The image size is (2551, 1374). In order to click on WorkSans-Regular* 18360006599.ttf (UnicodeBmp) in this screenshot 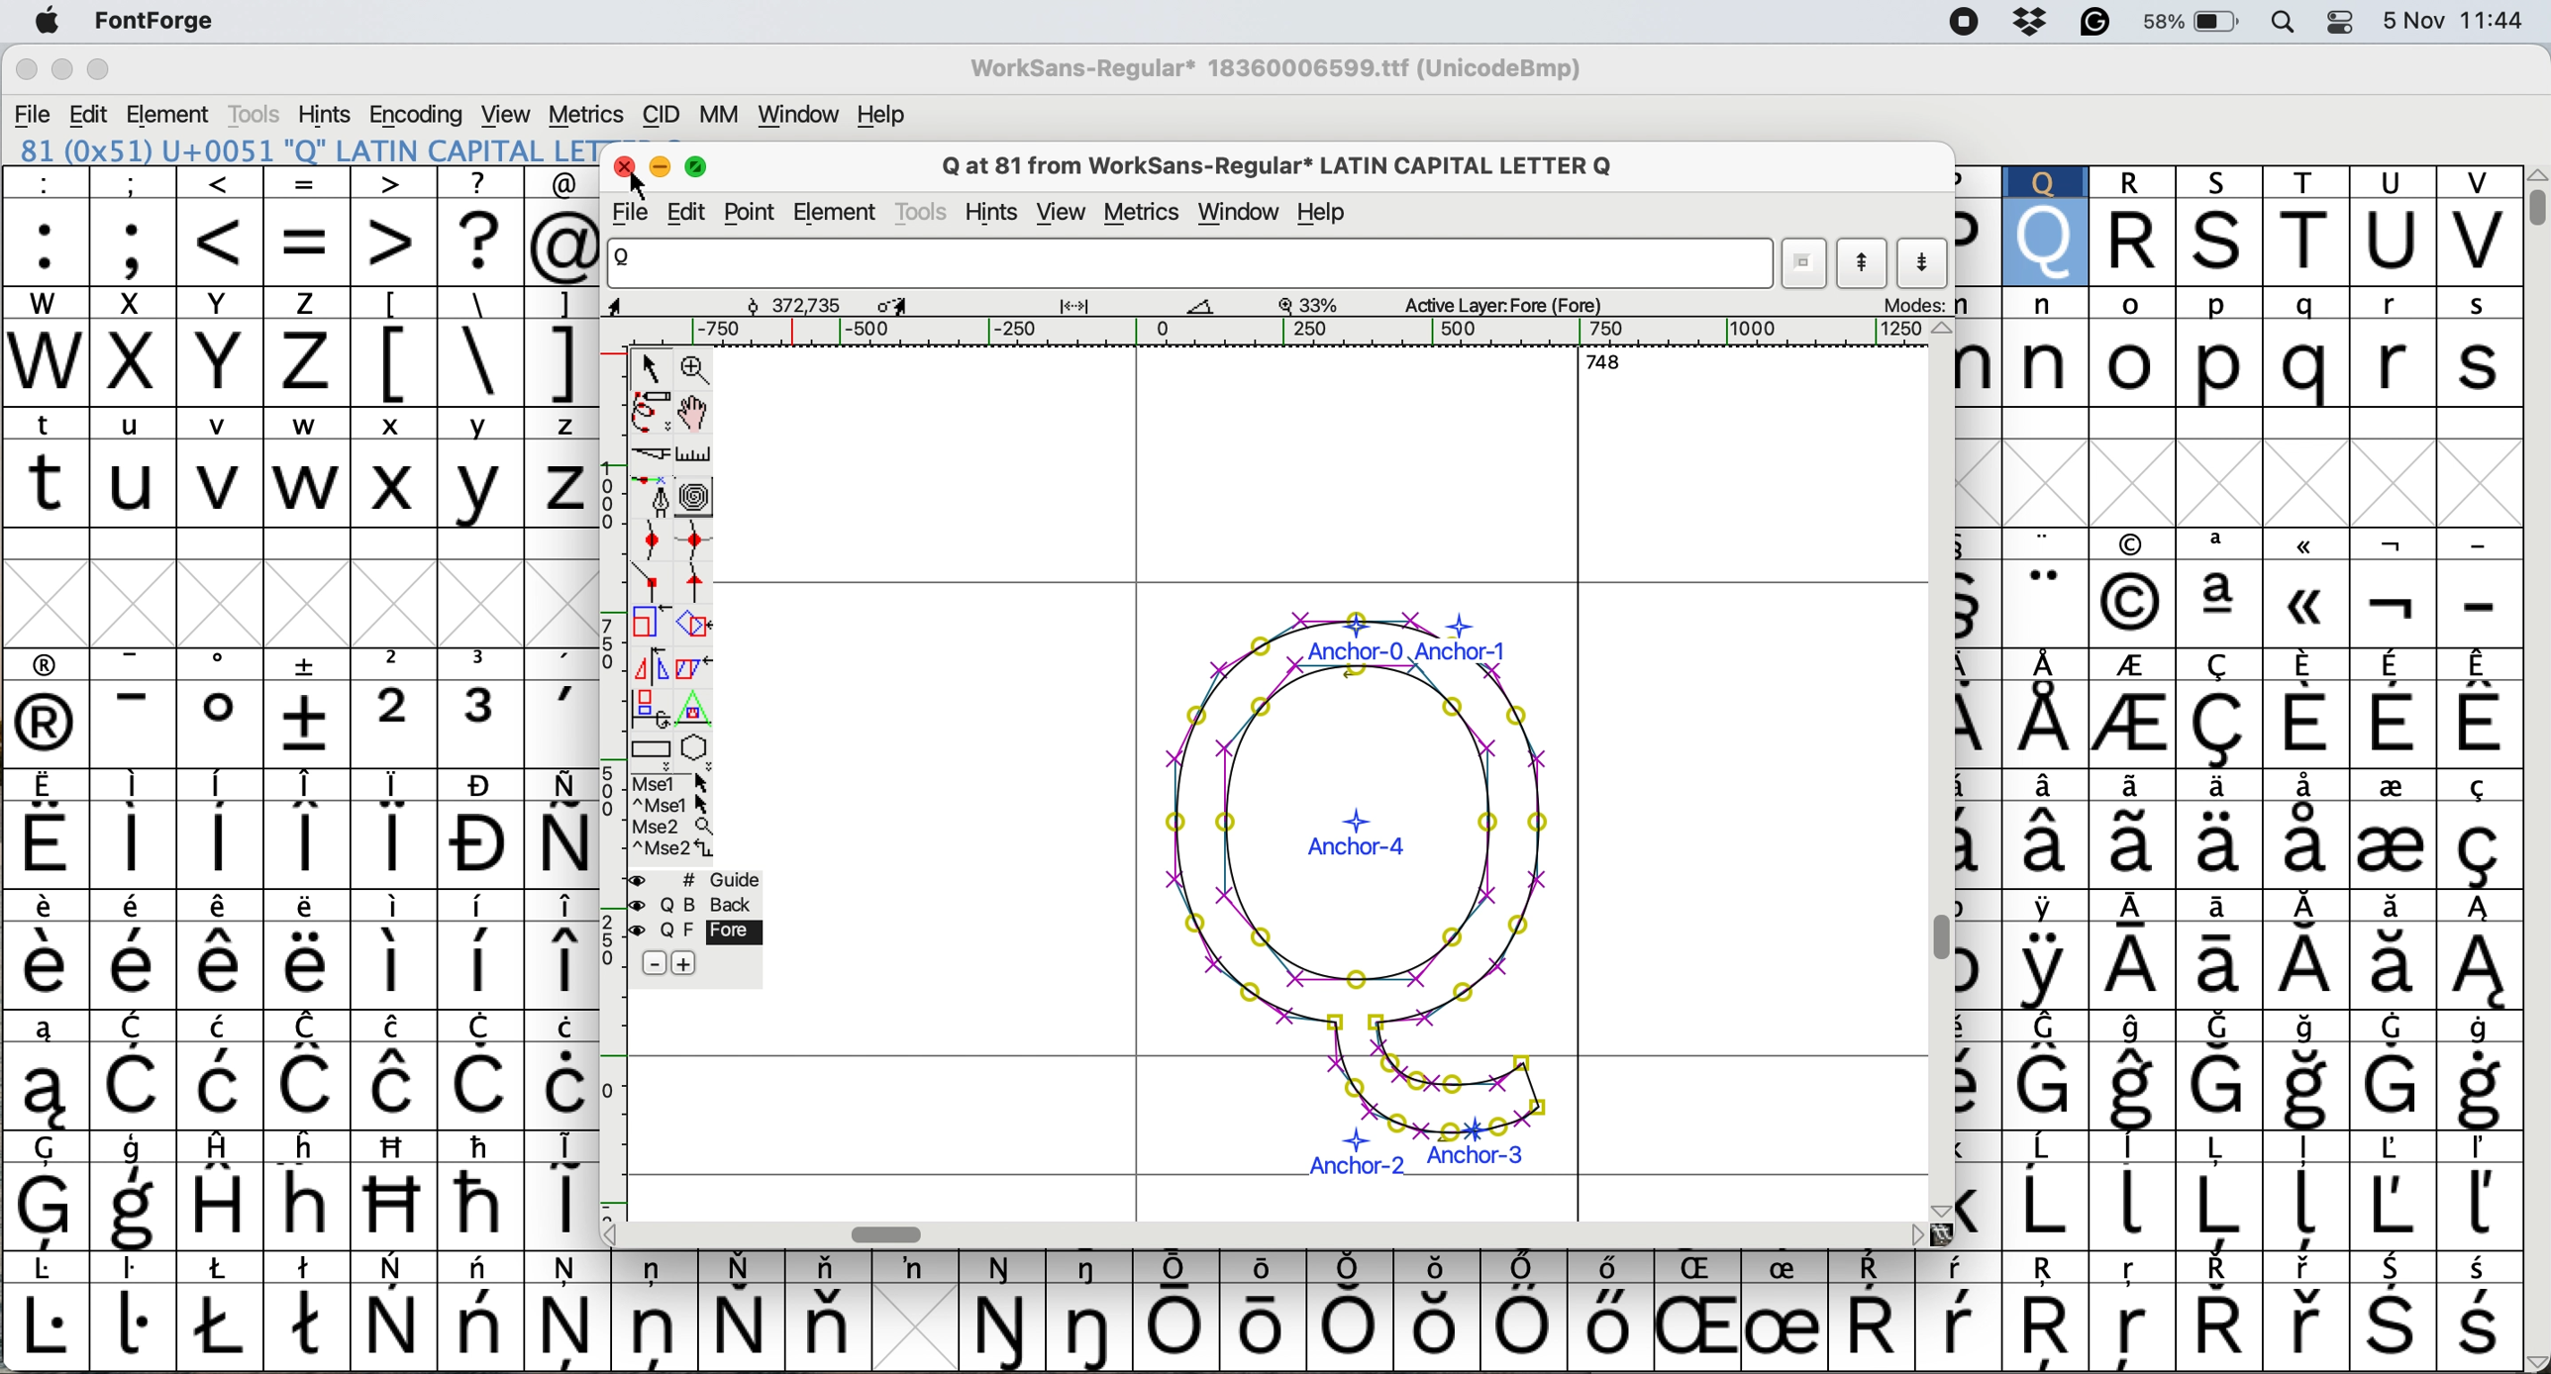, I will do `click(1282, 66)`.